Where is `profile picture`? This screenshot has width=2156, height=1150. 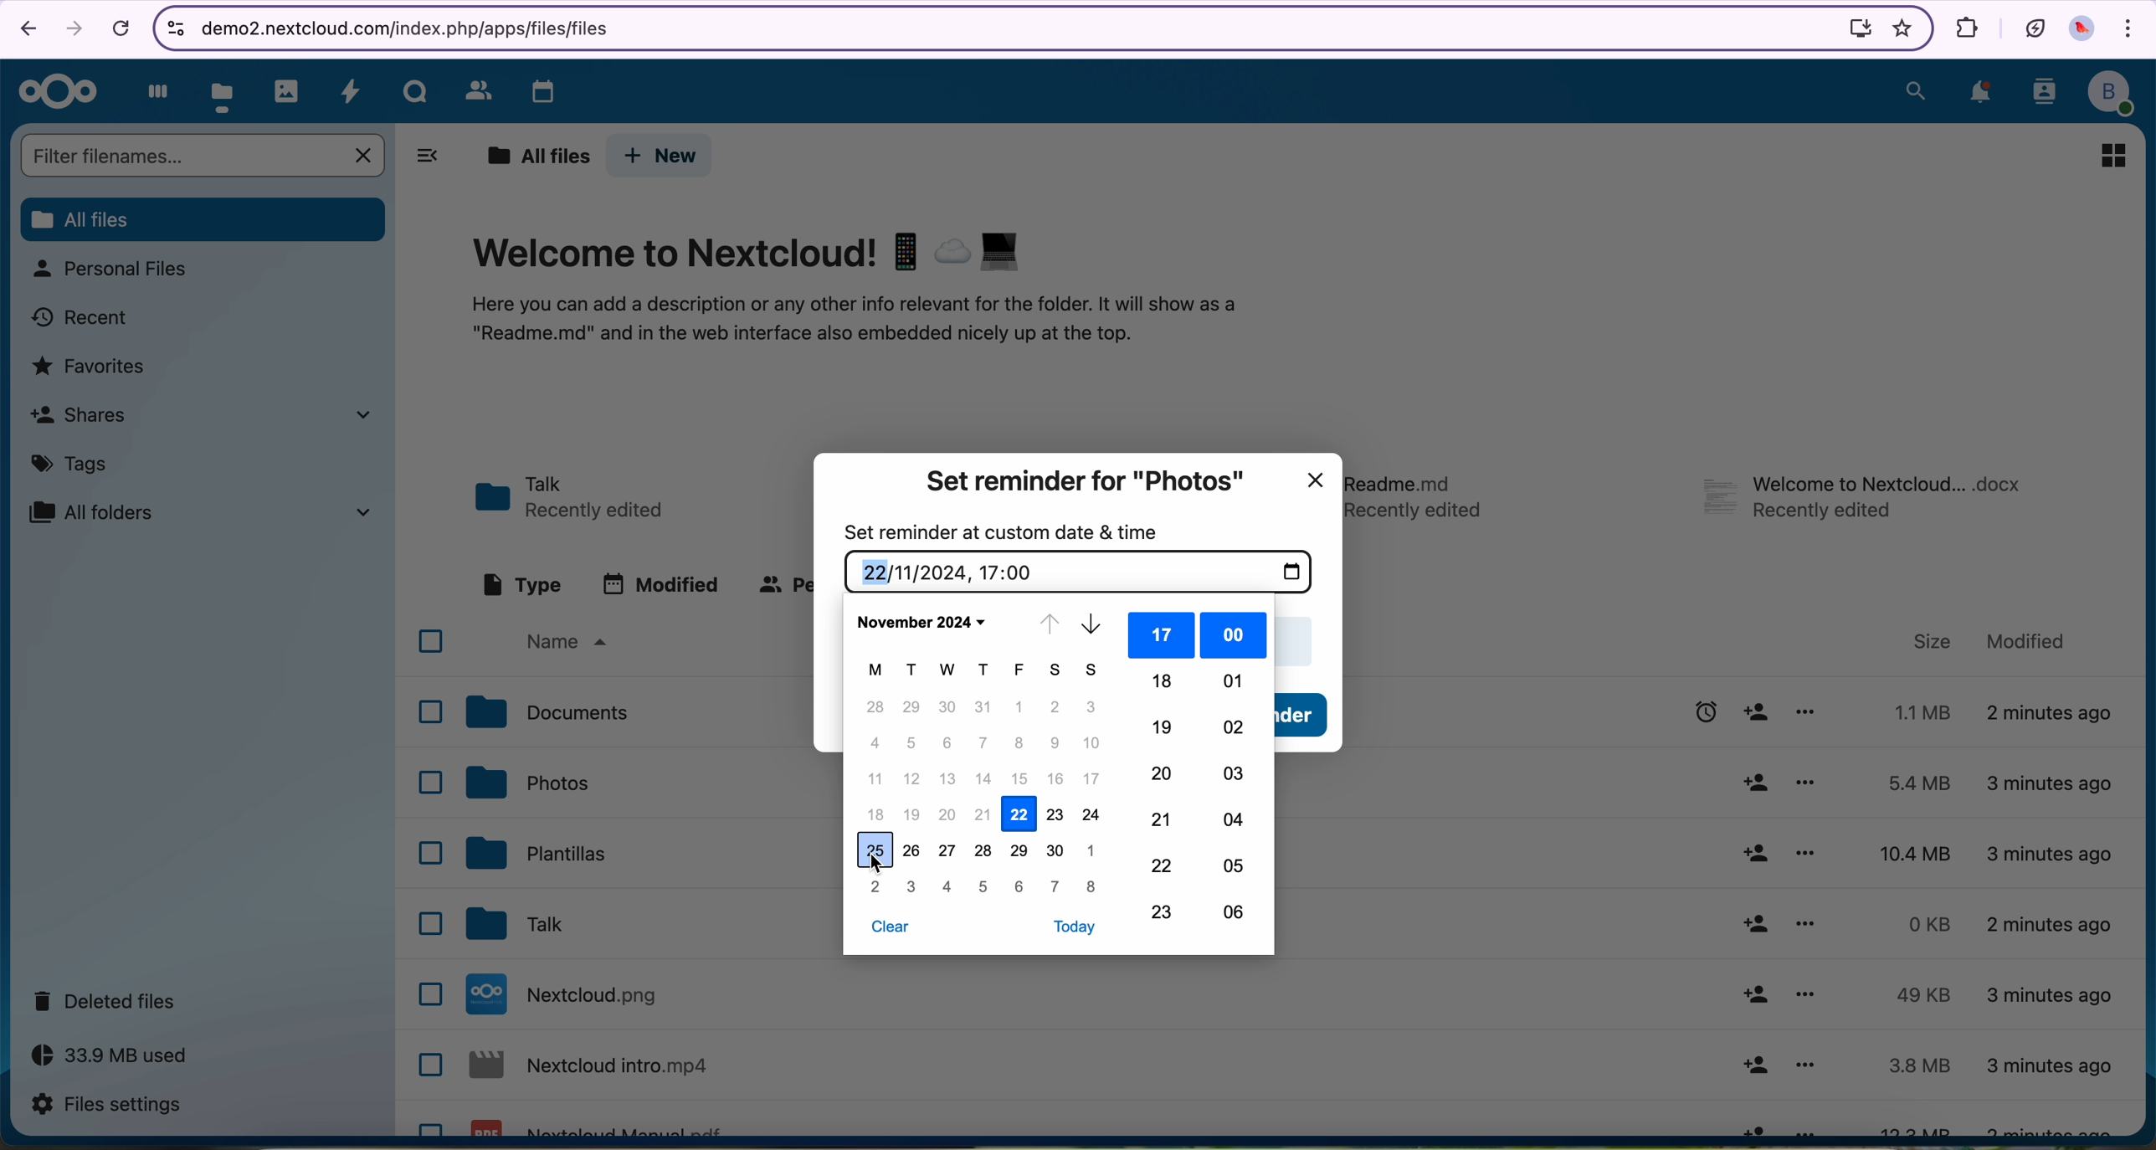
profile picture is located at coordinates (2085, 31).